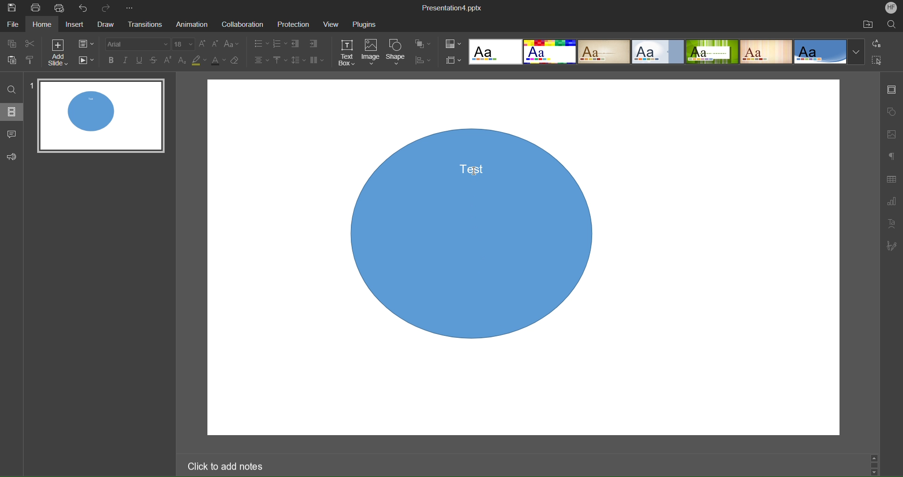 Image resolution: width=903 pixels, height=477 pixels. I want to click on View, so click(335, 23).